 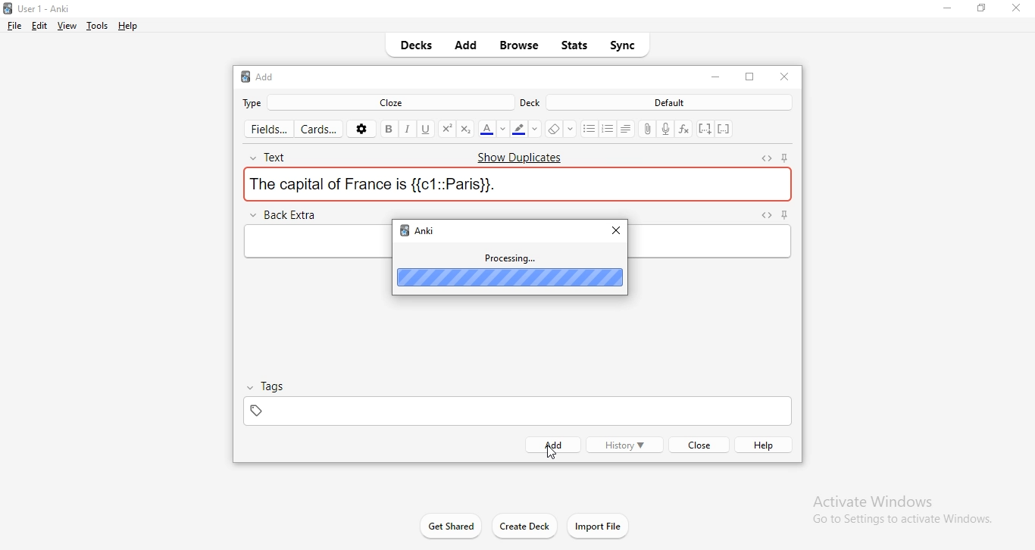 I want to click on tools, so click(x=97, y=27).